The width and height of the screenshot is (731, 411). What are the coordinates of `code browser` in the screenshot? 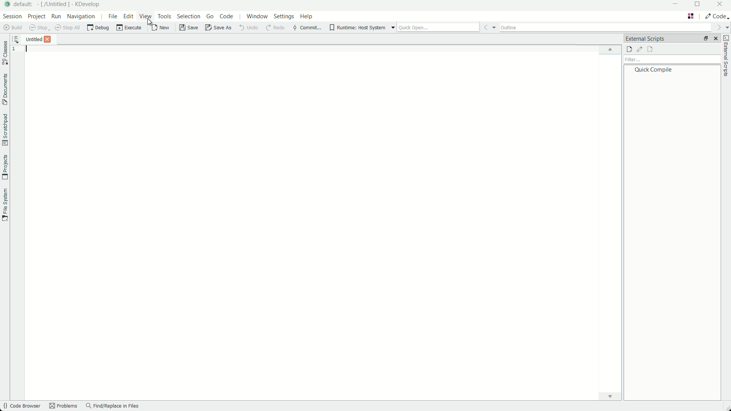 It's located at (22, 406).